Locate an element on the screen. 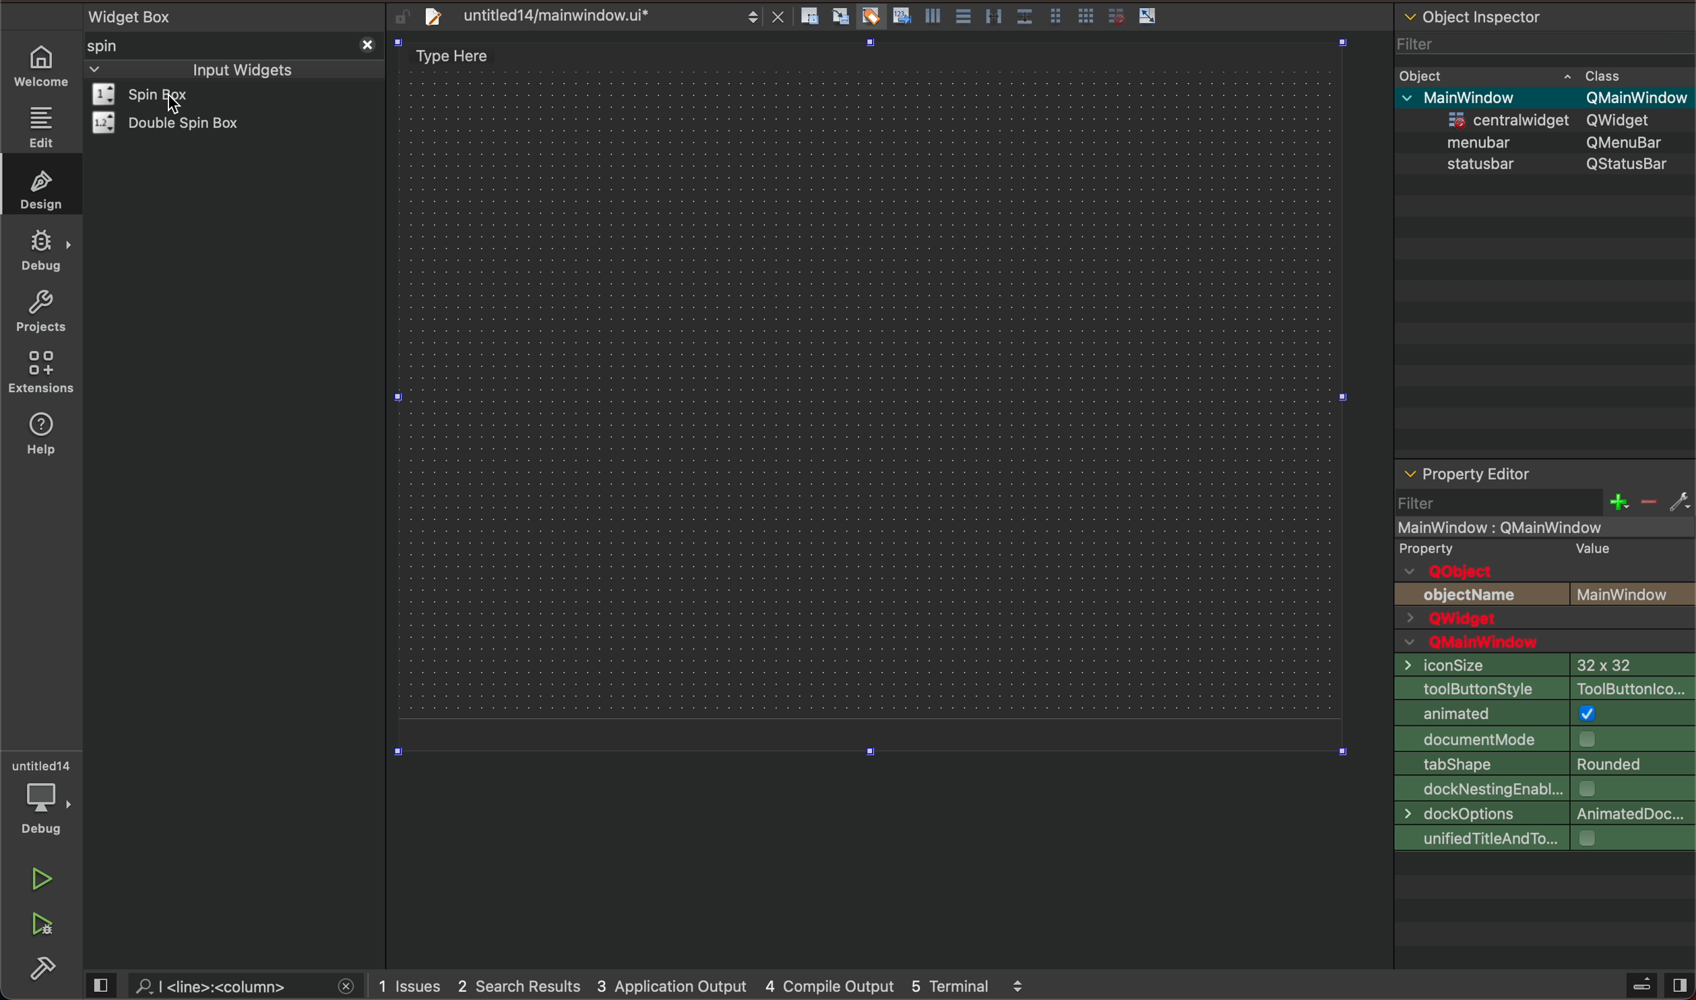 The height and width of the screenshot is (1000, 1696). object is located at coordinates (1483, 163).